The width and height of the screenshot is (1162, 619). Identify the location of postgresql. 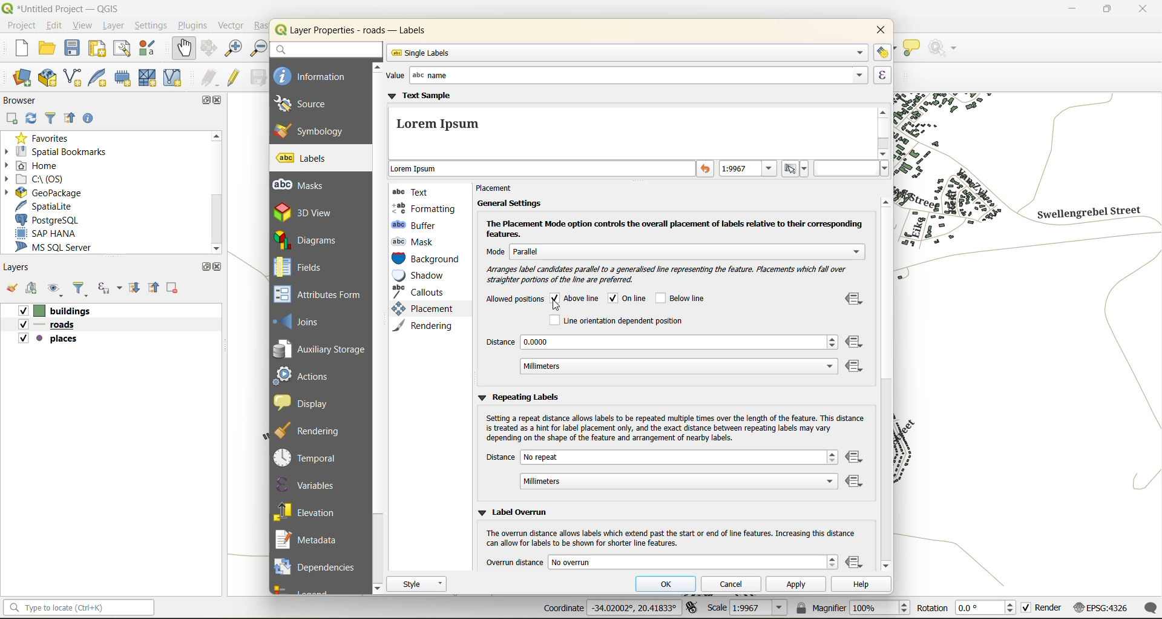
(53, 218).